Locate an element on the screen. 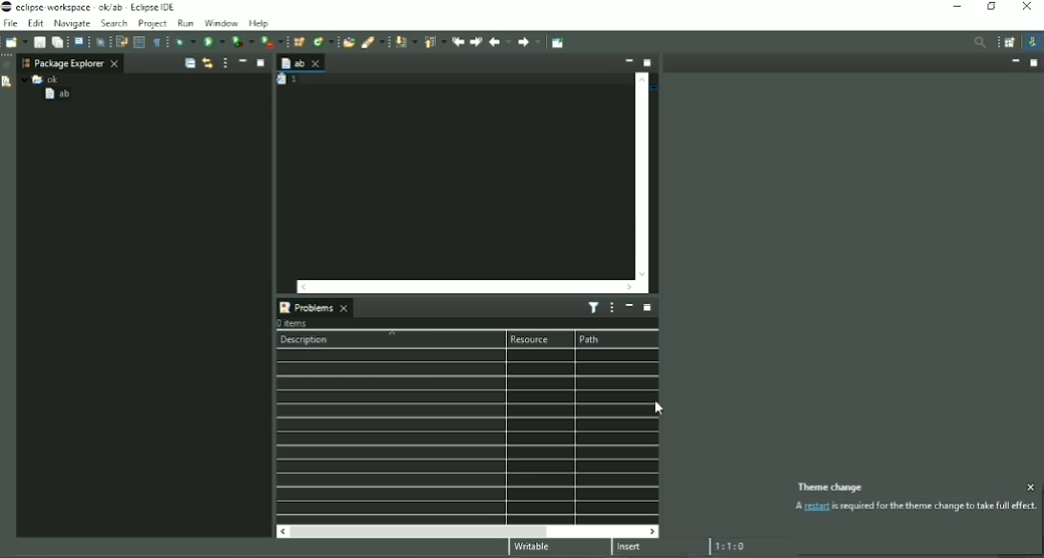 Image resolution: width=1044 pixels, height=558 pixels. Back is located at coordinates (500, 41).